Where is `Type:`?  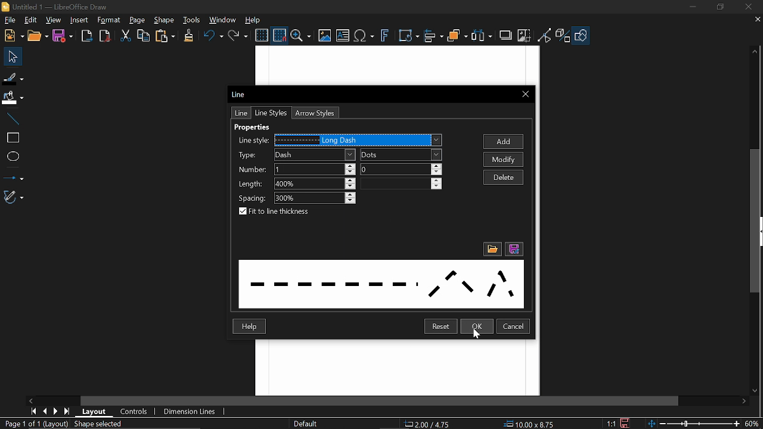
Type: is located at coordinates (249, 155).